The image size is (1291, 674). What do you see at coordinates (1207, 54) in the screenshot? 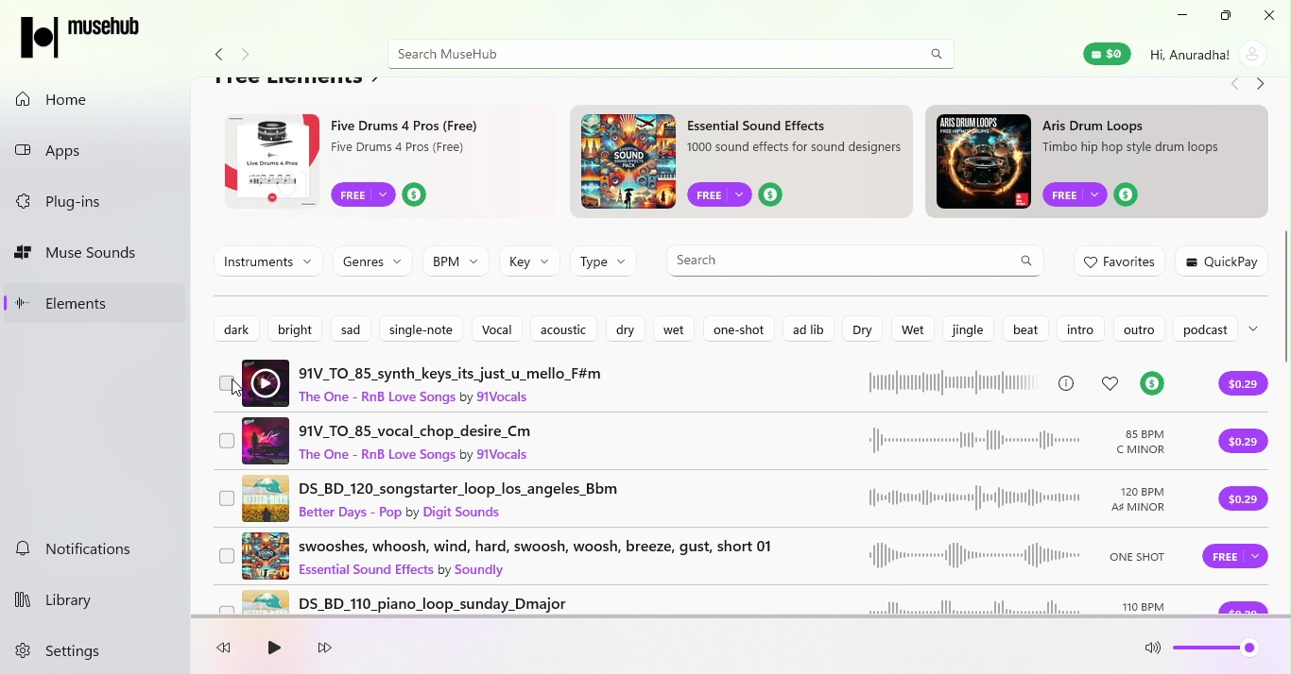
I see `Account` at bounding box center [1207, 54].